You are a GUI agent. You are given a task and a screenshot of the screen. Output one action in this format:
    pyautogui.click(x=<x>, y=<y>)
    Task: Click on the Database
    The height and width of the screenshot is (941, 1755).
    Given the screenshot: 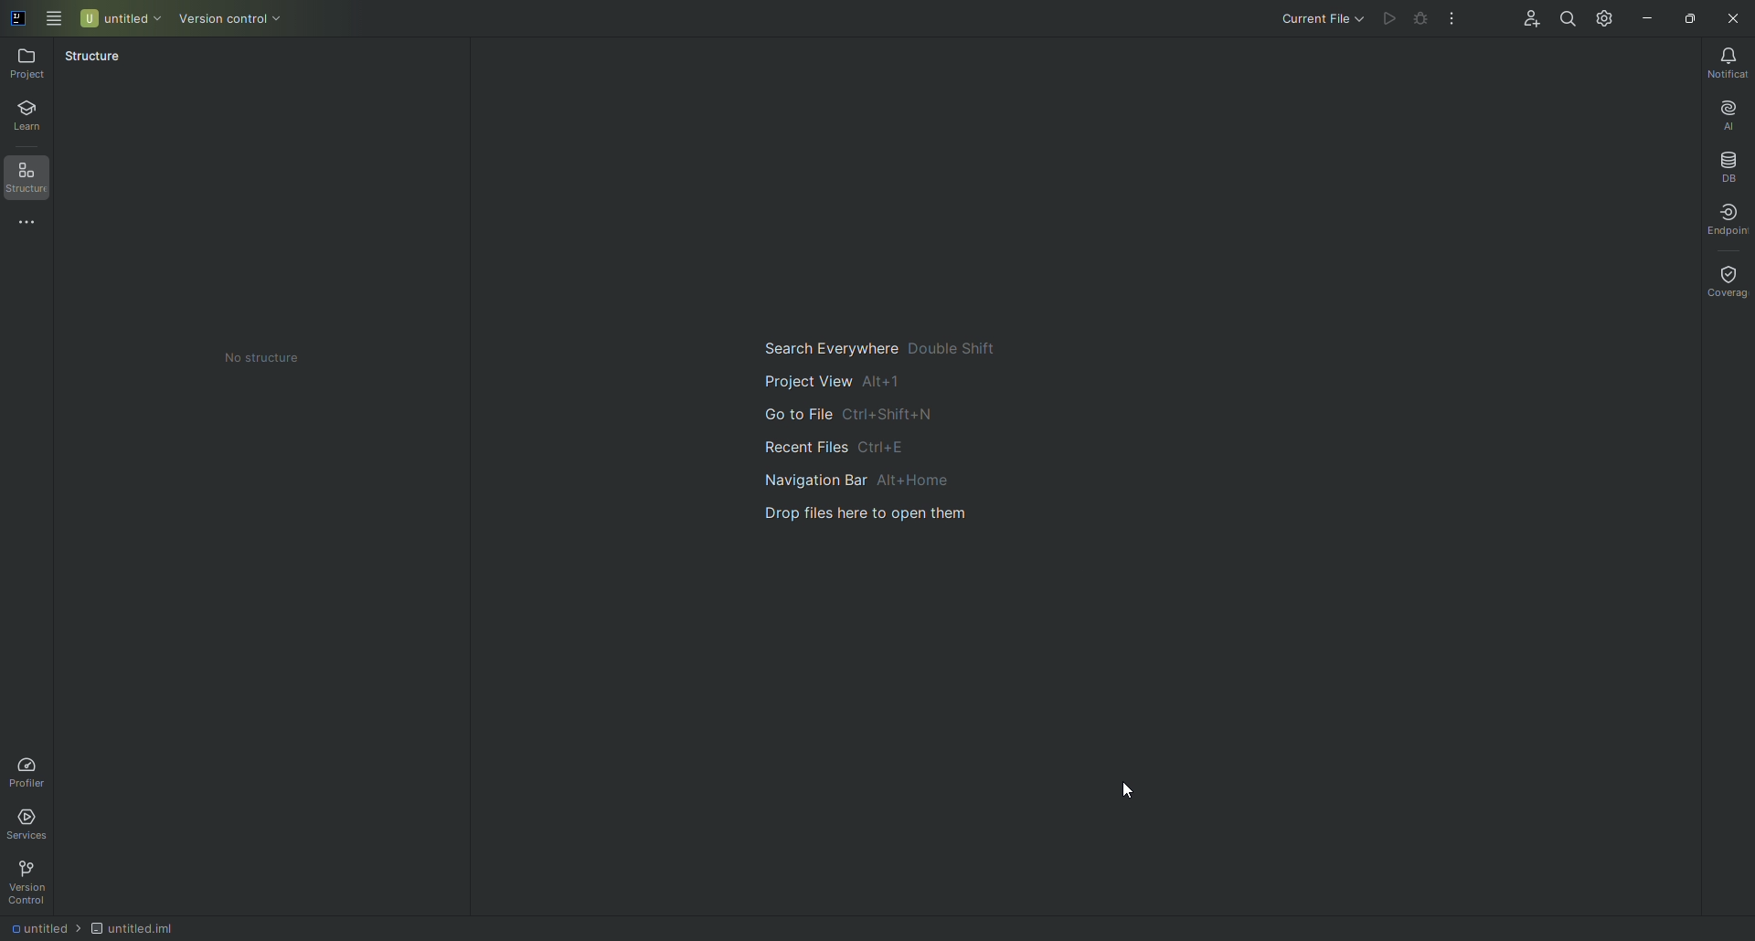 What is the action you would take?
    pyautogui.click(x=1728, y=164)
    